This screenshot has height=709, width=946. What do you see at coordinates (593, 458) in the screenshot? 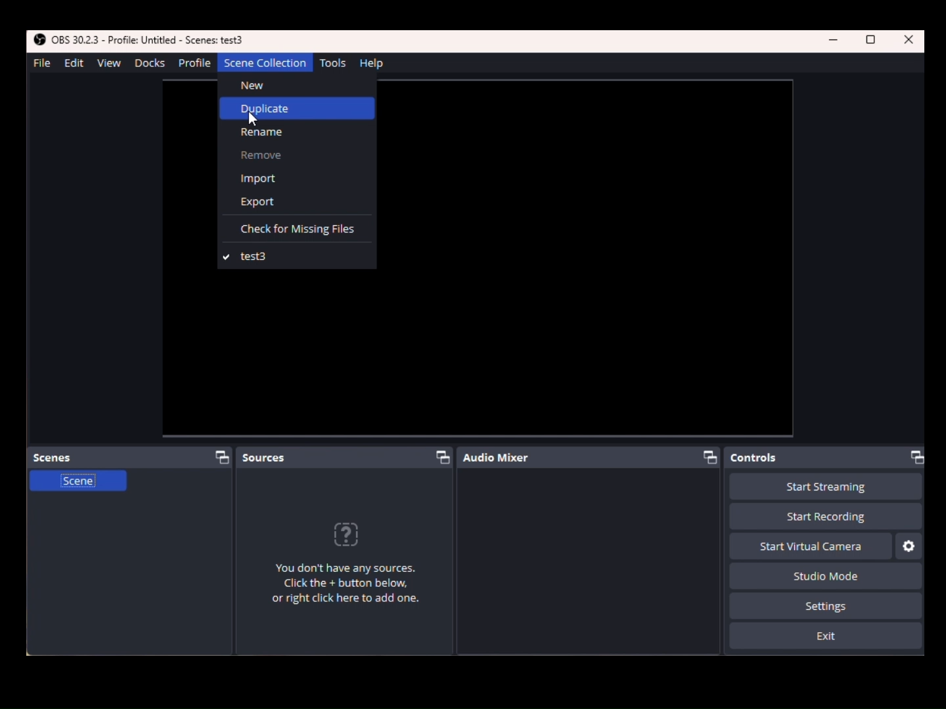
I see `Audio Mixer` at bounding box center [593, 458].